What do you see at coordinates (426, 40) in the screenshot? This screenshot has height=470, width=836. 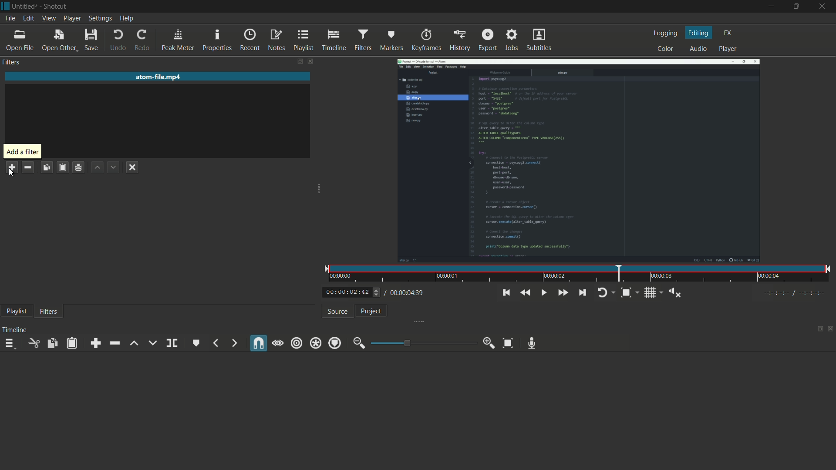 I see `keyframes` at bounding box center [426, 40].